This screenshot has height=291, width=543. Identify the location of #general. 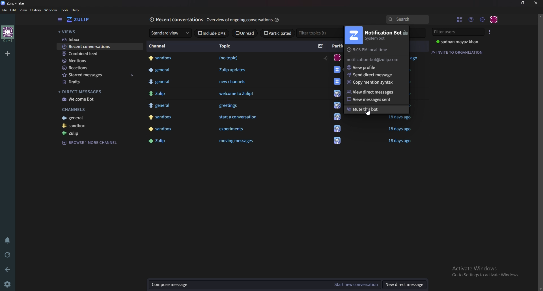
(161, 70).